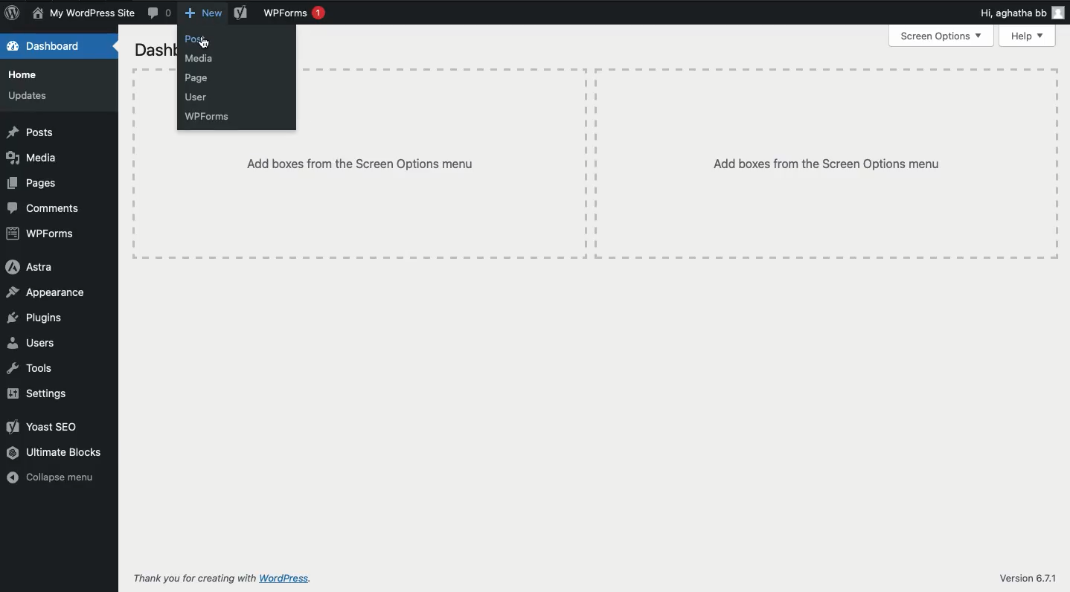  Describe the element at coordinates (204, 44) in the screenshot. I see `Click` at that location.